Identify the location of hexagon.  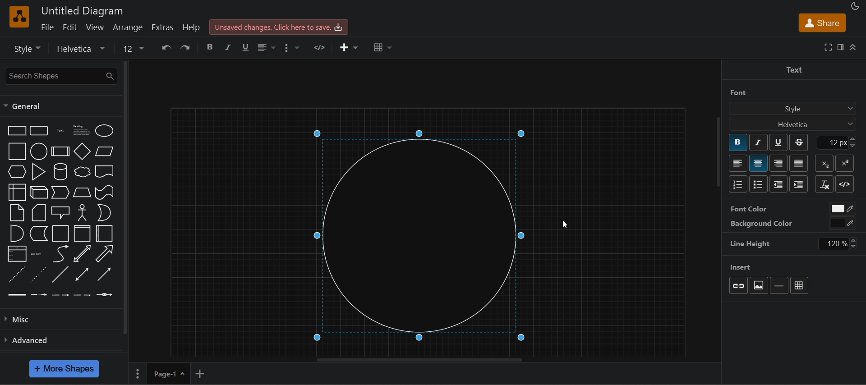
(15, 172).